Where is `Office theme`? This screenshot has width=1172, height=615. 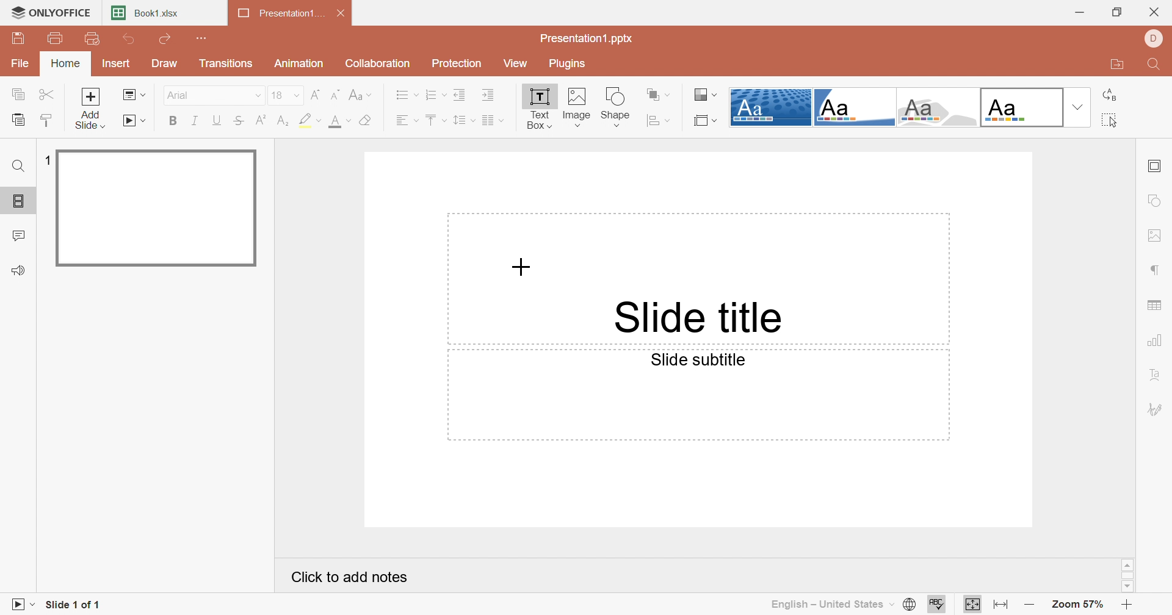 Office theme is located at coordinates (1019, 107).